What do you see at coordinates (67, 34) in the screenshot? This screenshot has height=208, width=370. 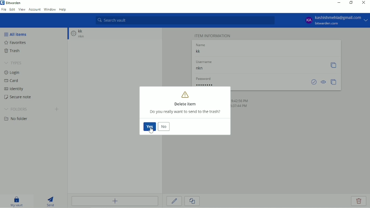 I see `scroll down` at bounding box center [67, 34].